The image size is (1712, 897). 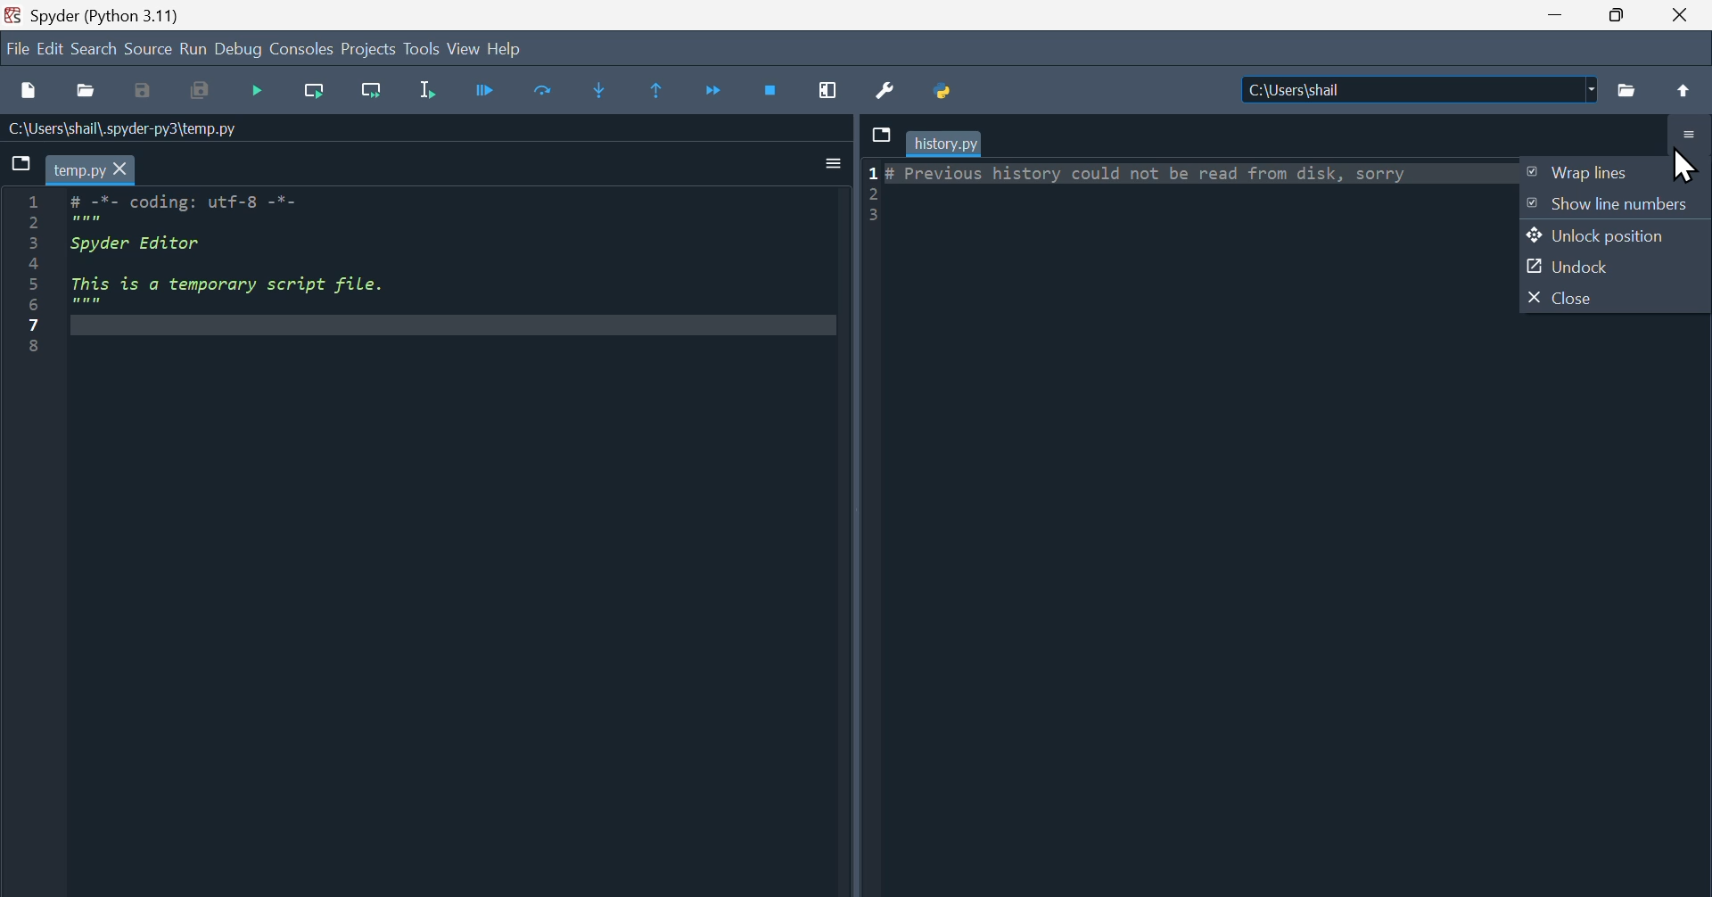 What do you see at coordinates (35, 276) in the screenshot?
I see `1 2 3 4 5 6 7 8 ` at bounding box center [35, 276].